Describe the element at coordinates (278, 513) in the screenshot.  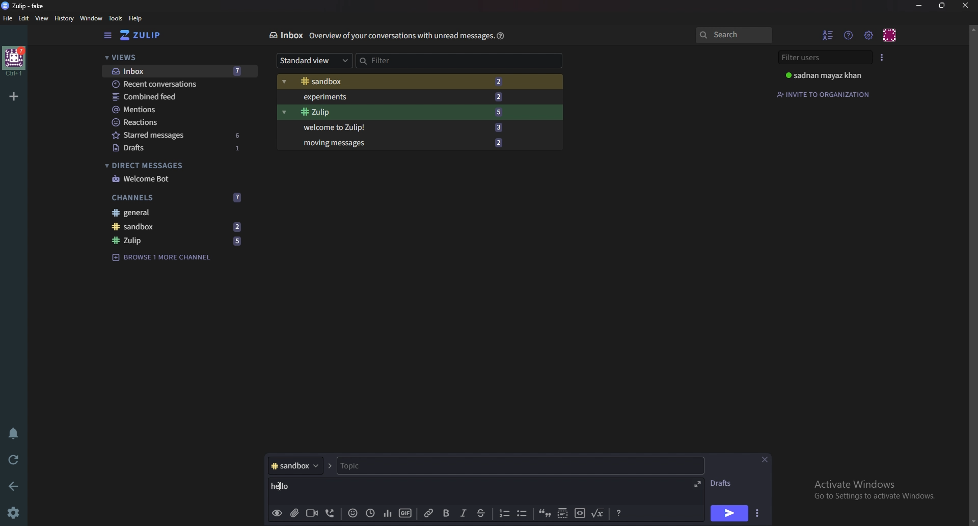
I see `Preview` at that location.